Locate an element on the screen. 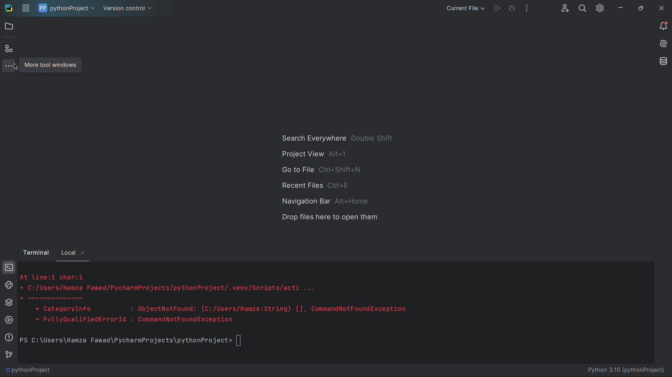 The height and width of the screenshot is (377, 672). 0 pythonProject is located at coordinates (28, 370).